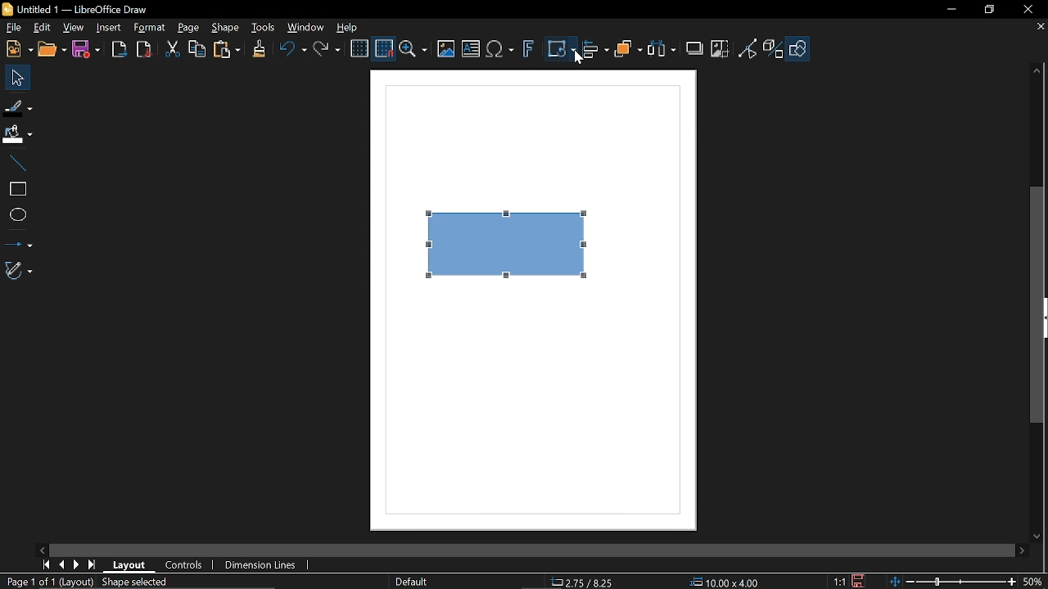 The height and width of the screenshot is (589, 1048). I want to click on Export as pdf, so click(143, 50).